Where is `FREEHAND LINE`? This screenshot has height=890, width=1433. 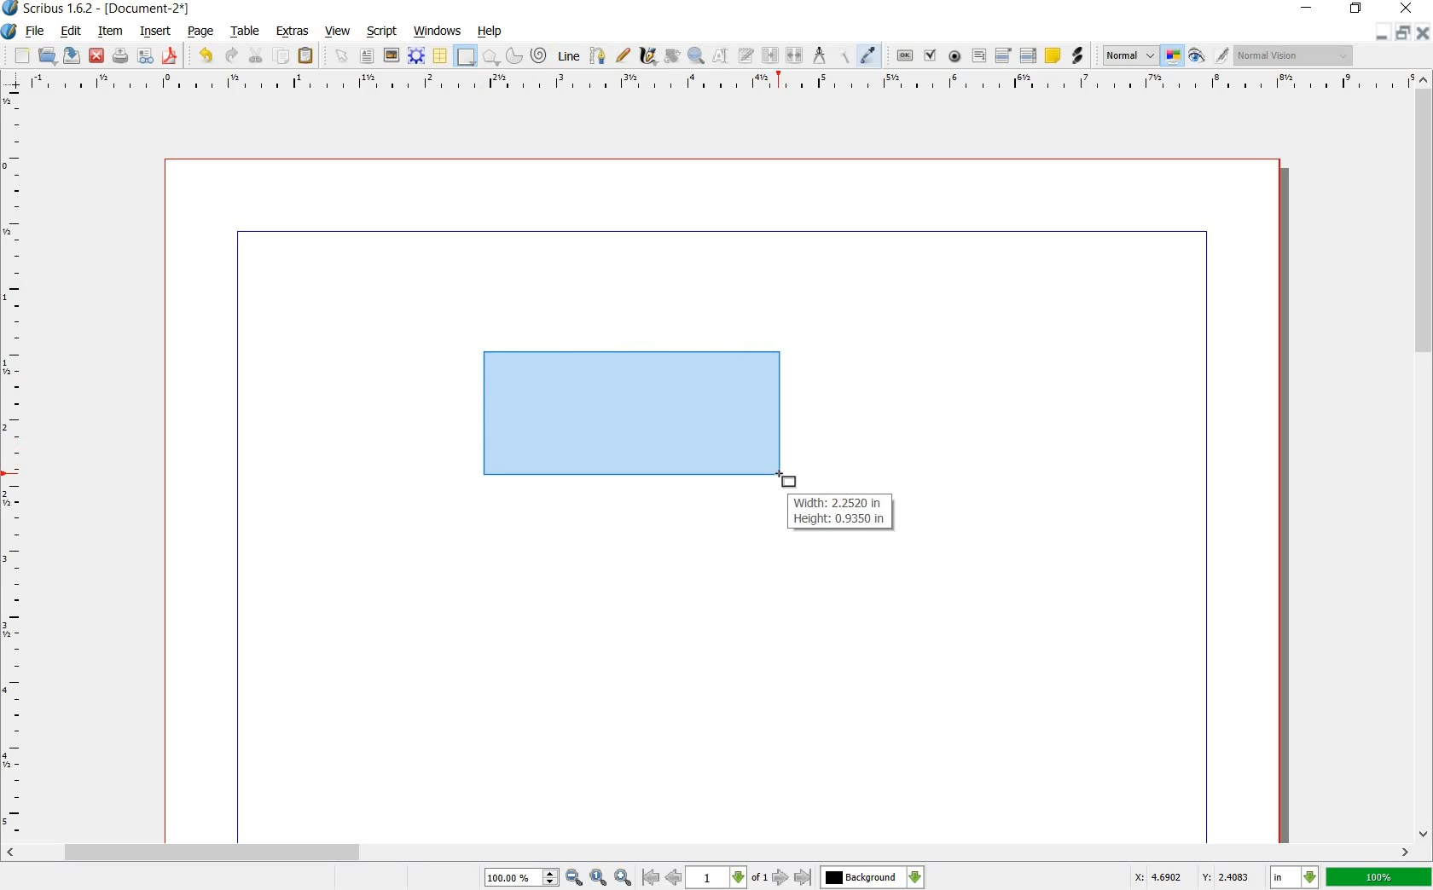 FREEHAND LINE is located at coordinates (624, 56).